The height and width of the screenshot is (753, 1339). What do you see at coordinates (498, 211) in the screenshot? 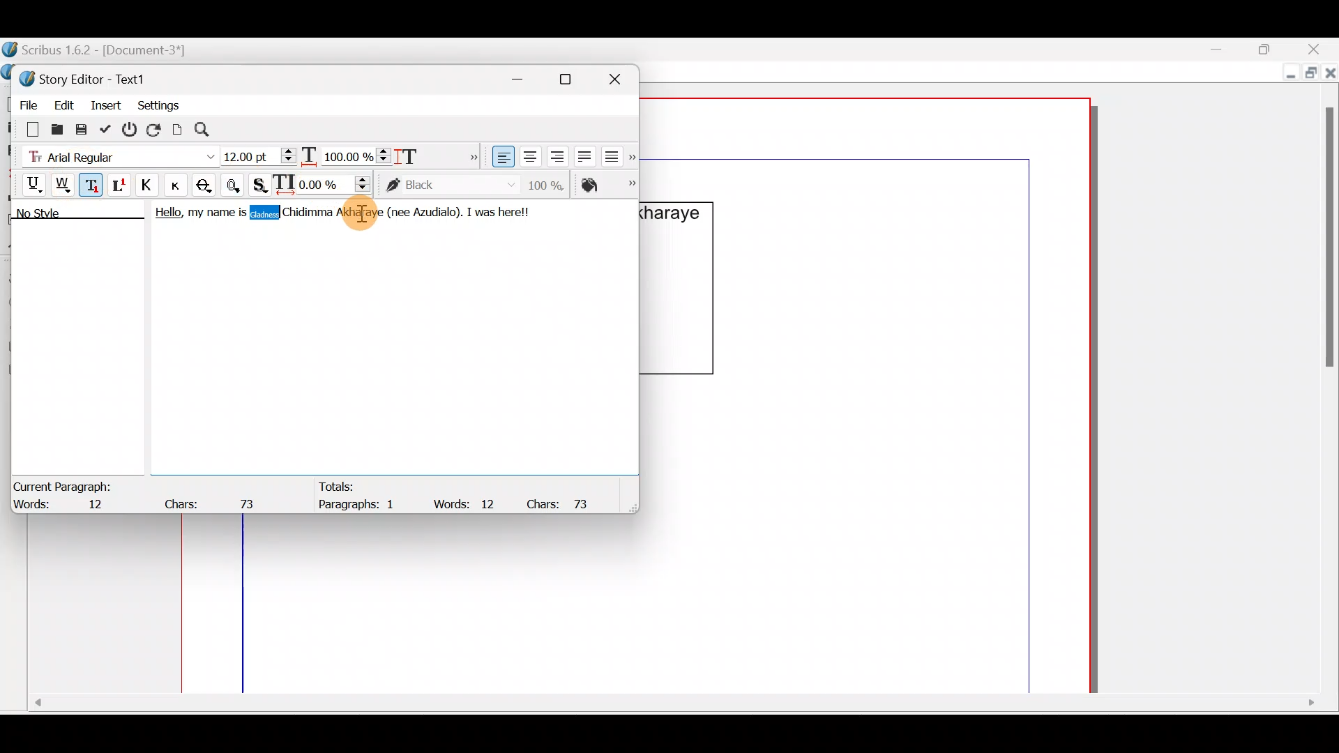
I see `I was herel!` at bounding box center [498, 211].